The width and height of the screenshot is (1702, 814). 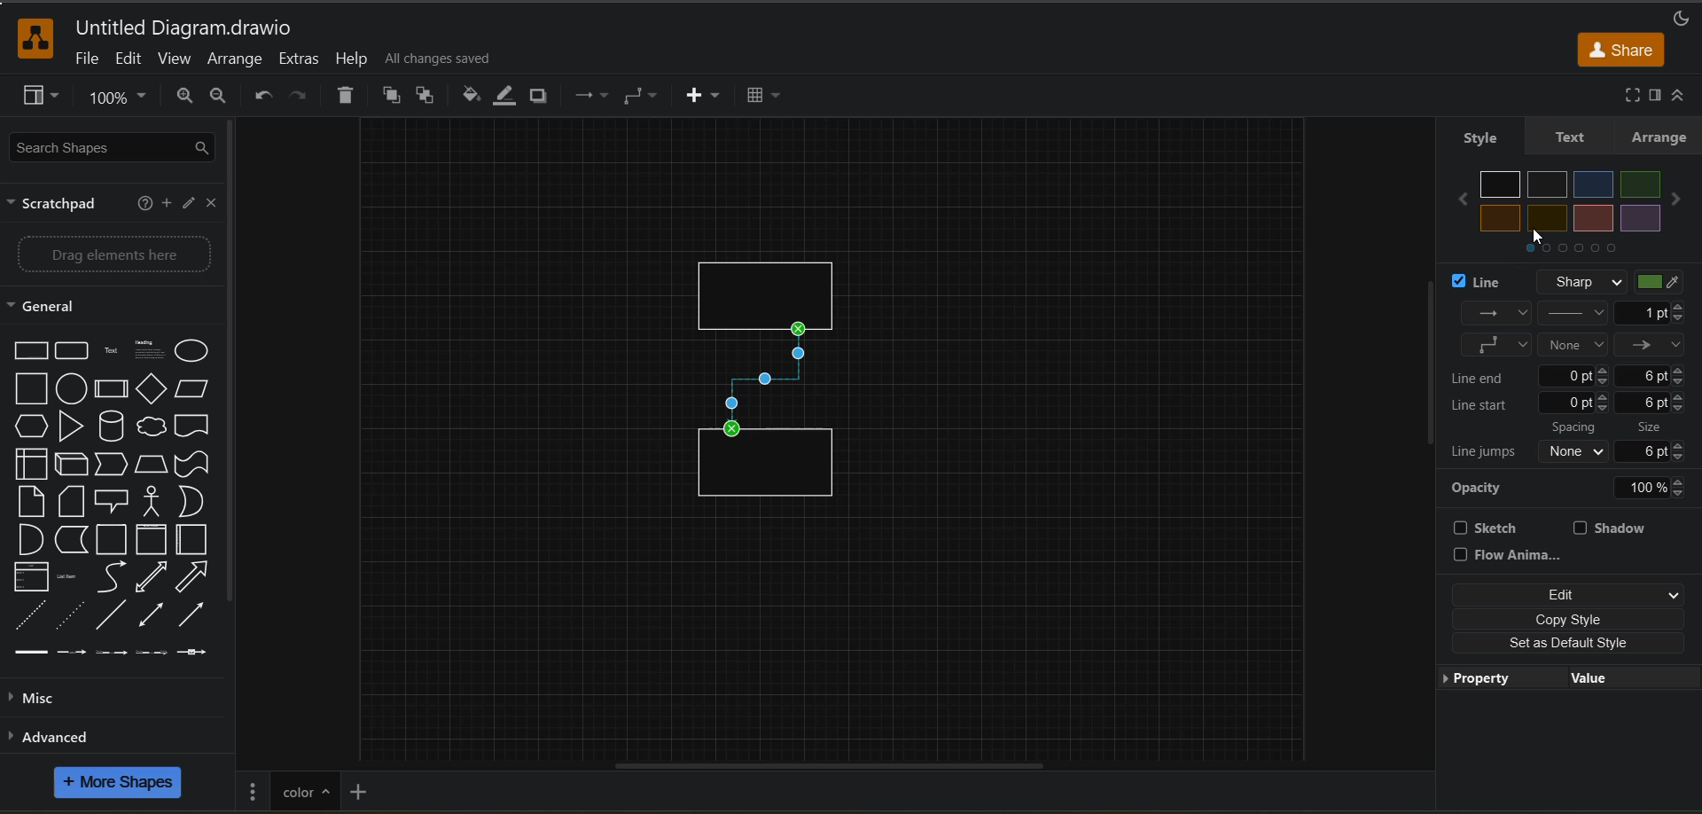 What do you see at coordinates (39, 699) in the screenshot?
I see `misc` at bounding box center [39, 699].